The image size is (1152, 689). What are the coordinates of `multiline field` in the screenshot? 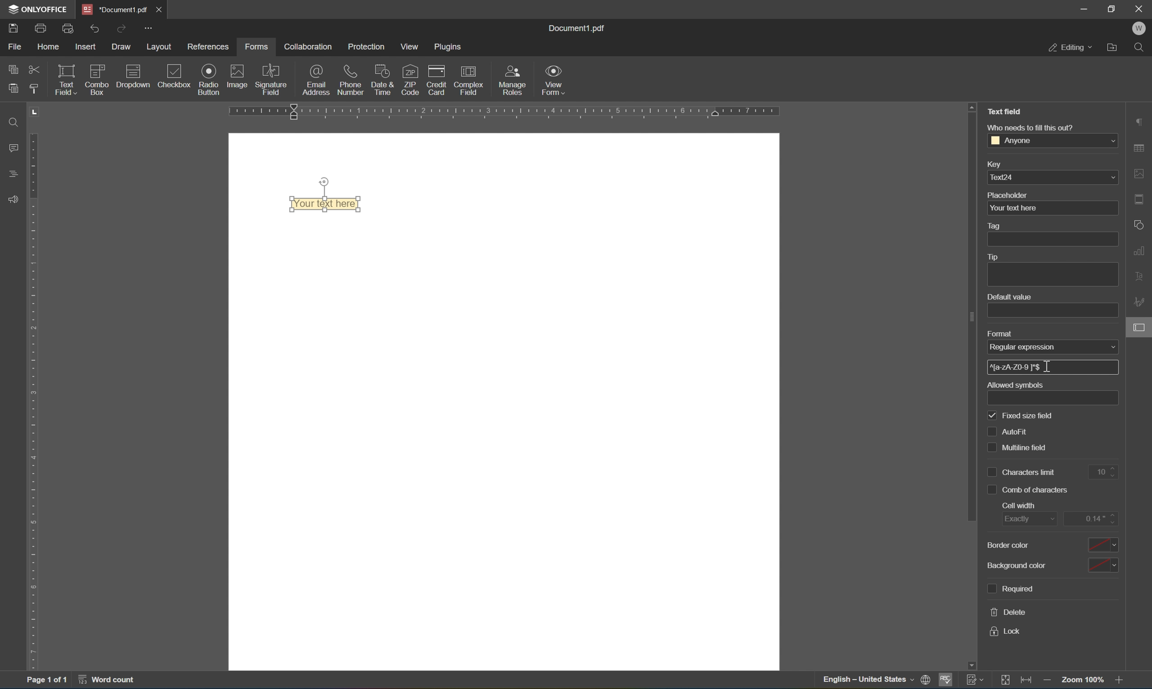 It's located at (1018, 448).